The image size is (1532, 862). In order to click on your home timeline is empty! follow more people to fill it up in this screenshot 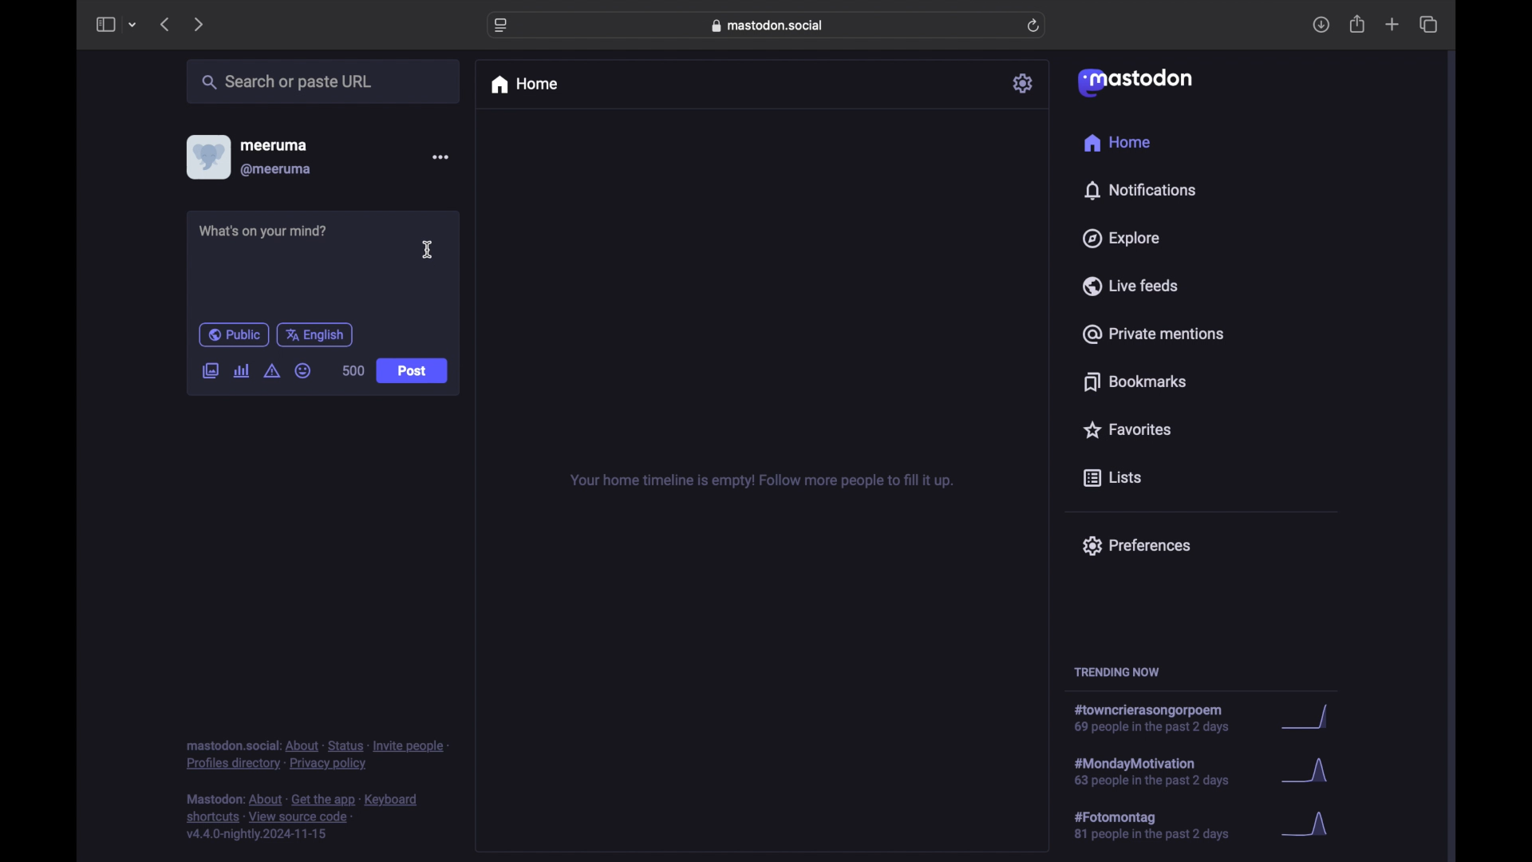, I will do `click(761, 481)`.